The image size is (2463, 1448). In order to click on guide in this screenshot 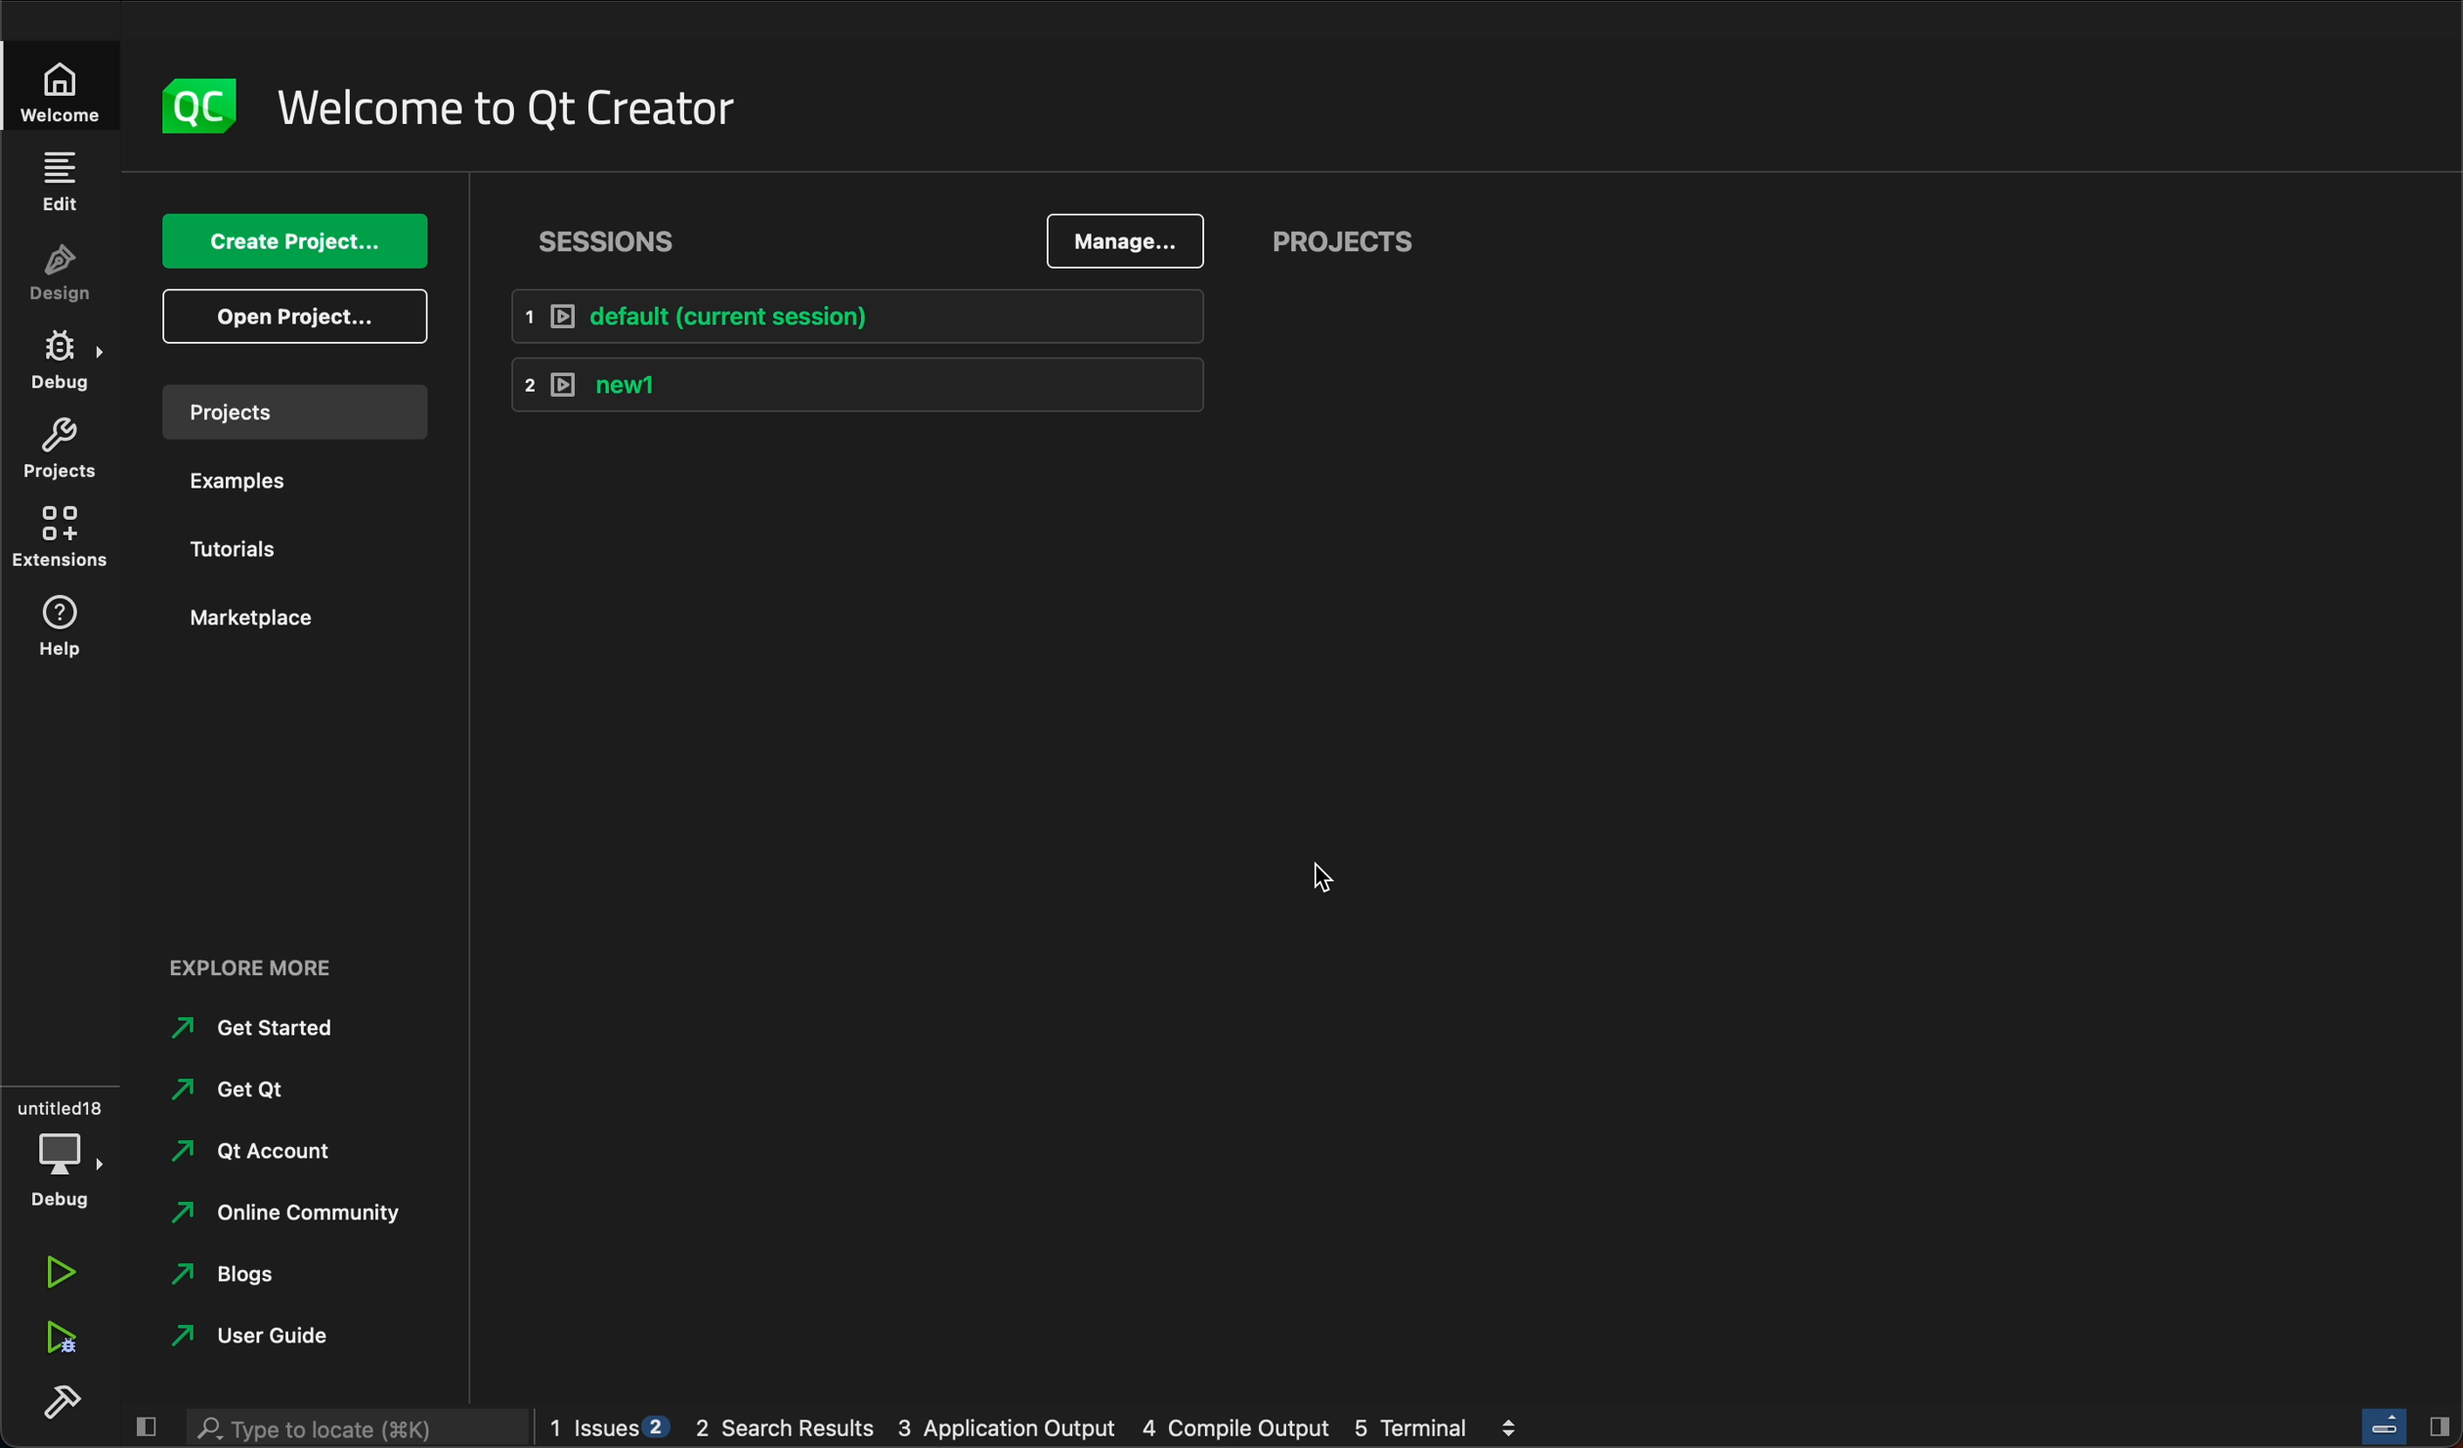, I will do `click(269, 1339)`.